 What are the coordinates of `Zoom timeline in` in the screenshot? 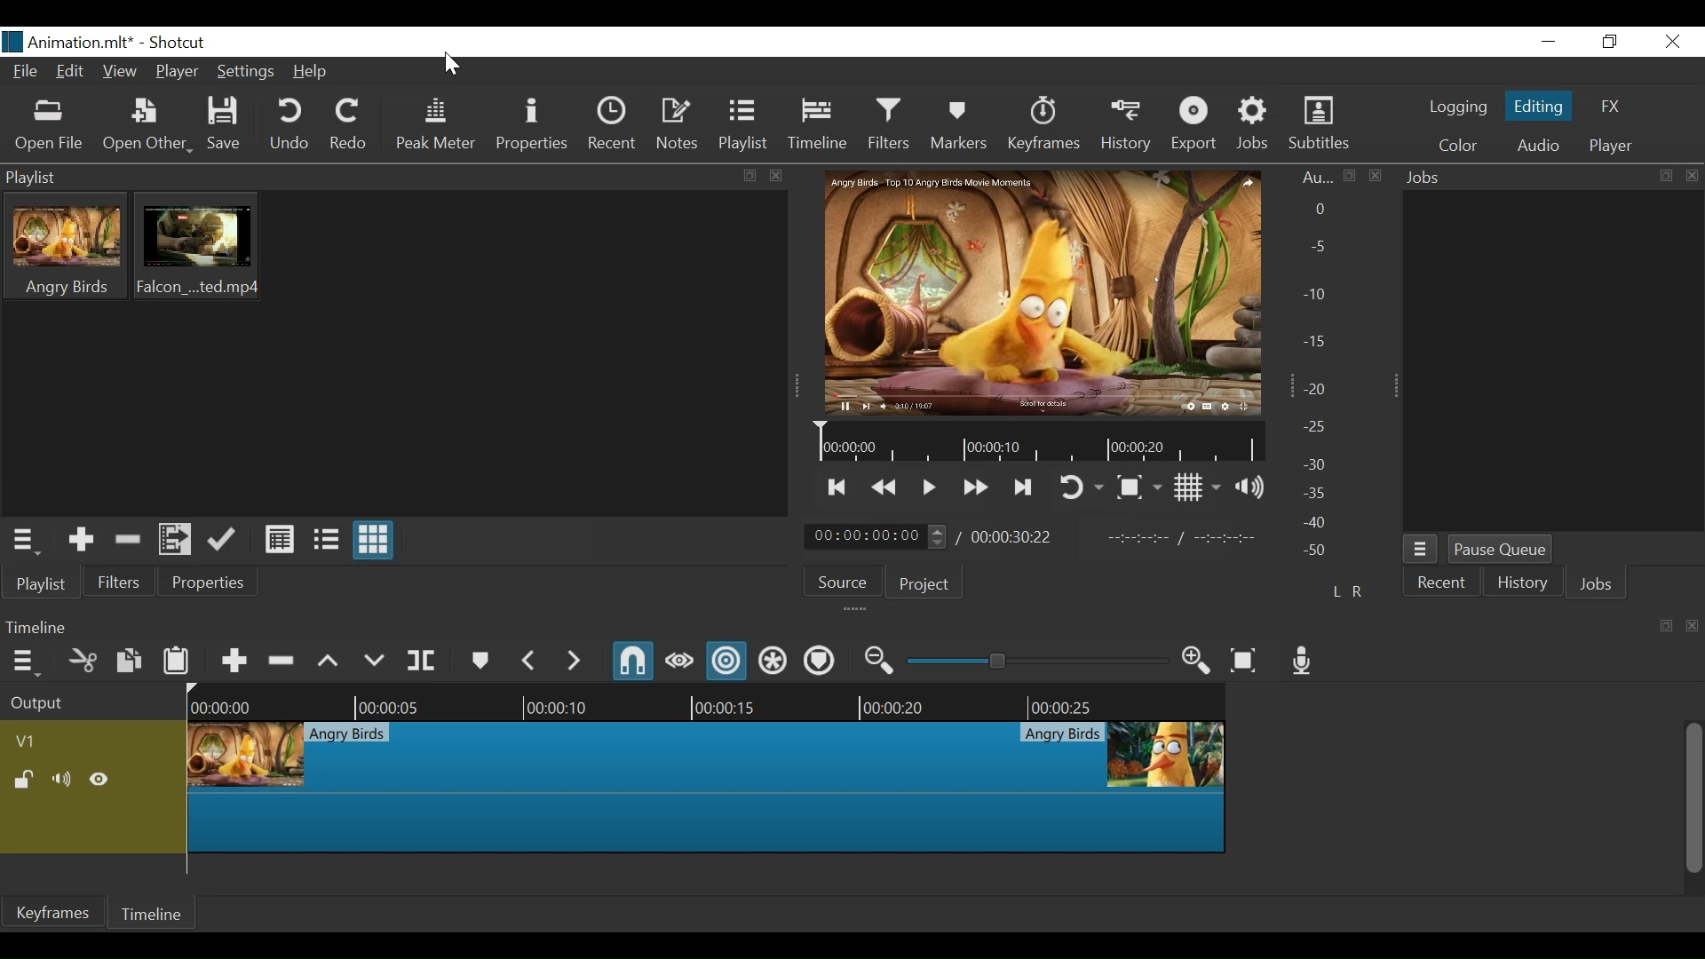 It's located at (1197, 662).